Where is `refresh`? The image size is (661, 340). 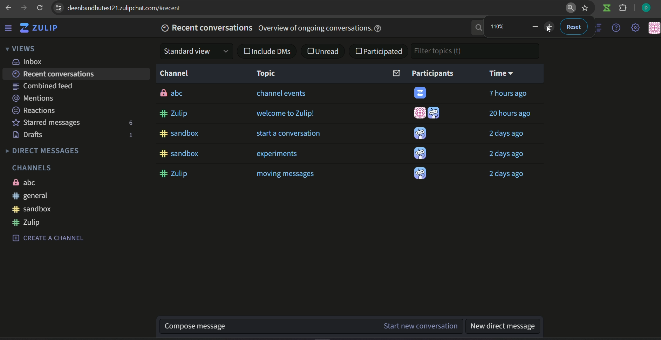
refresh is located at coordinates (40, 8).